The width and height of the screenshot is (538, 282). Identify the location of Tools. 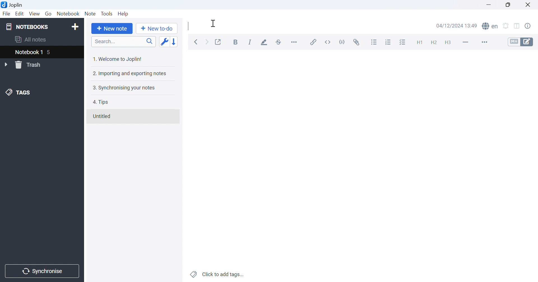
(107, 13).